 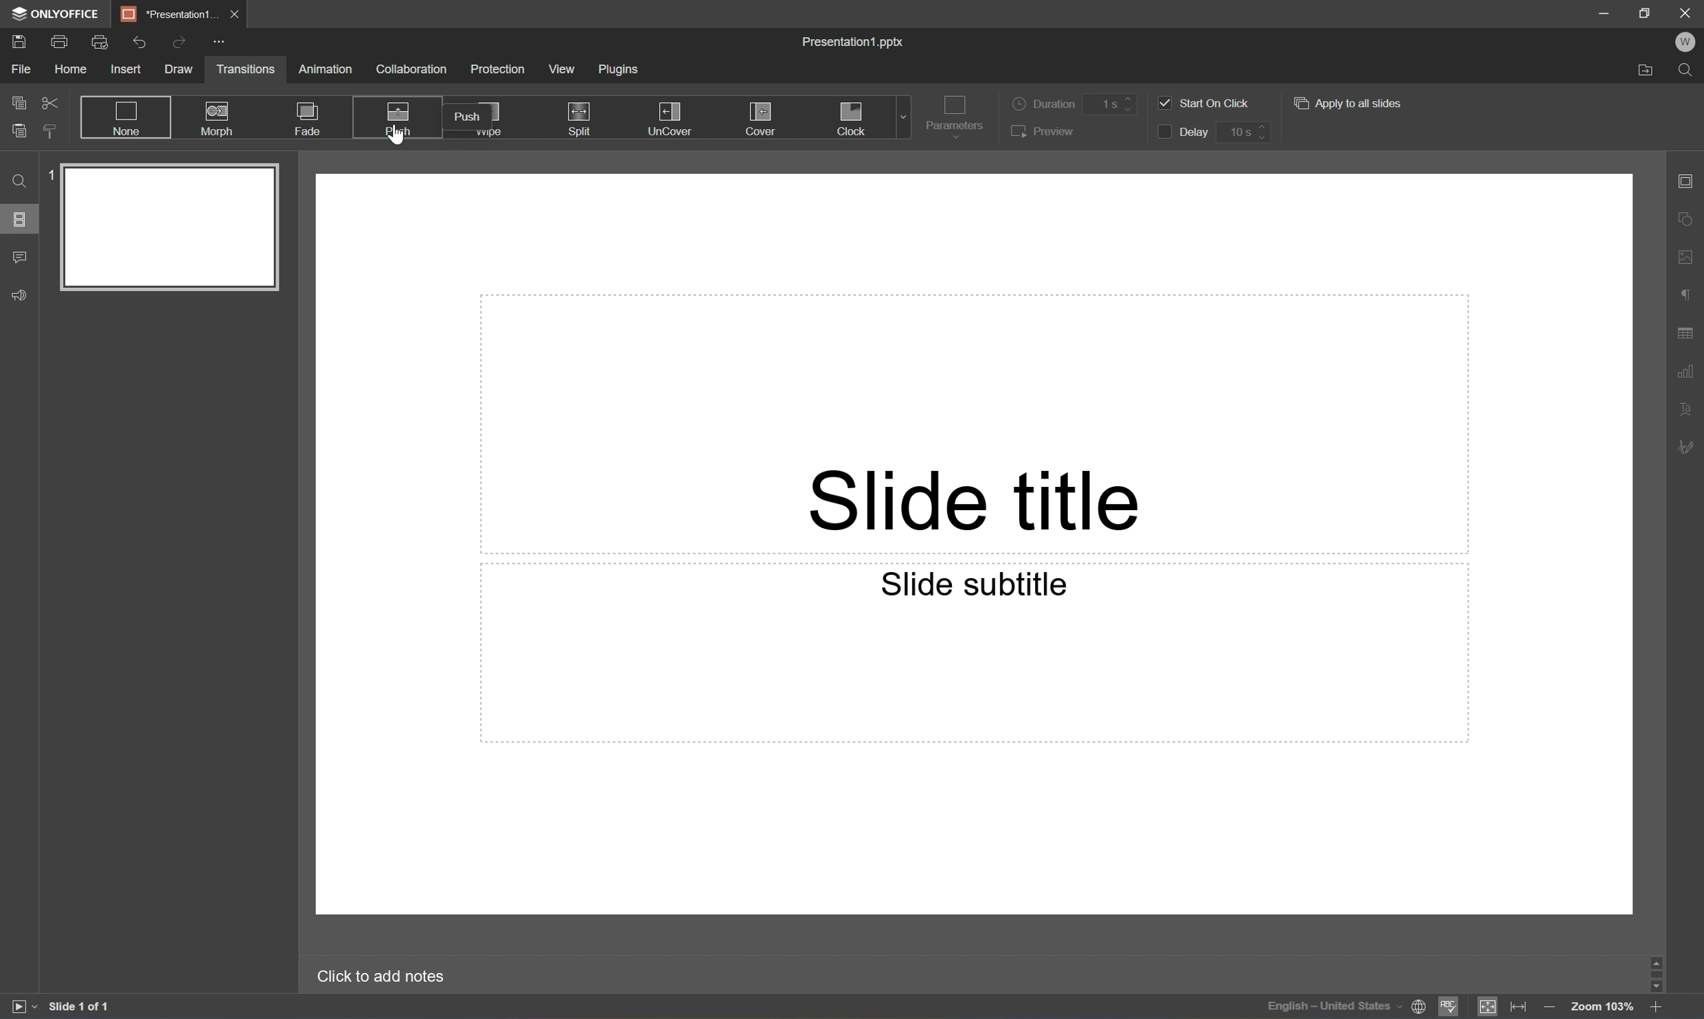 I want to click on Apply to all slides, so click(x=1352, y=102).